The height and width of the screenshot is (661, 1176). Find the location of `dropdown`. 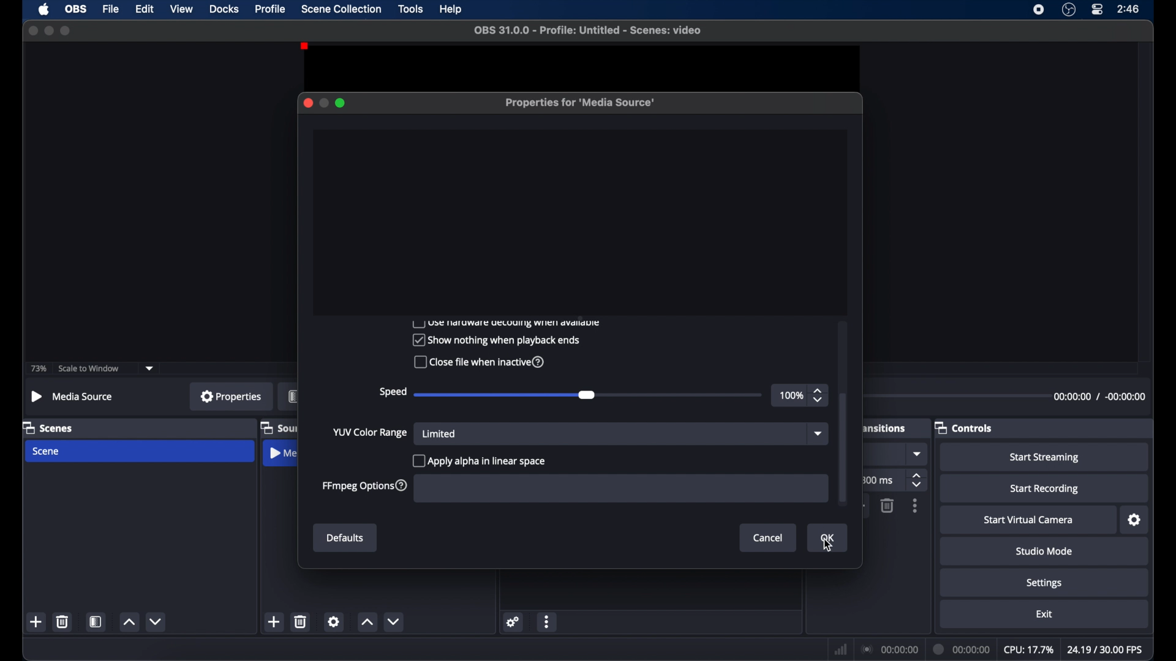

dropdown is located at coordinates (817, 433).